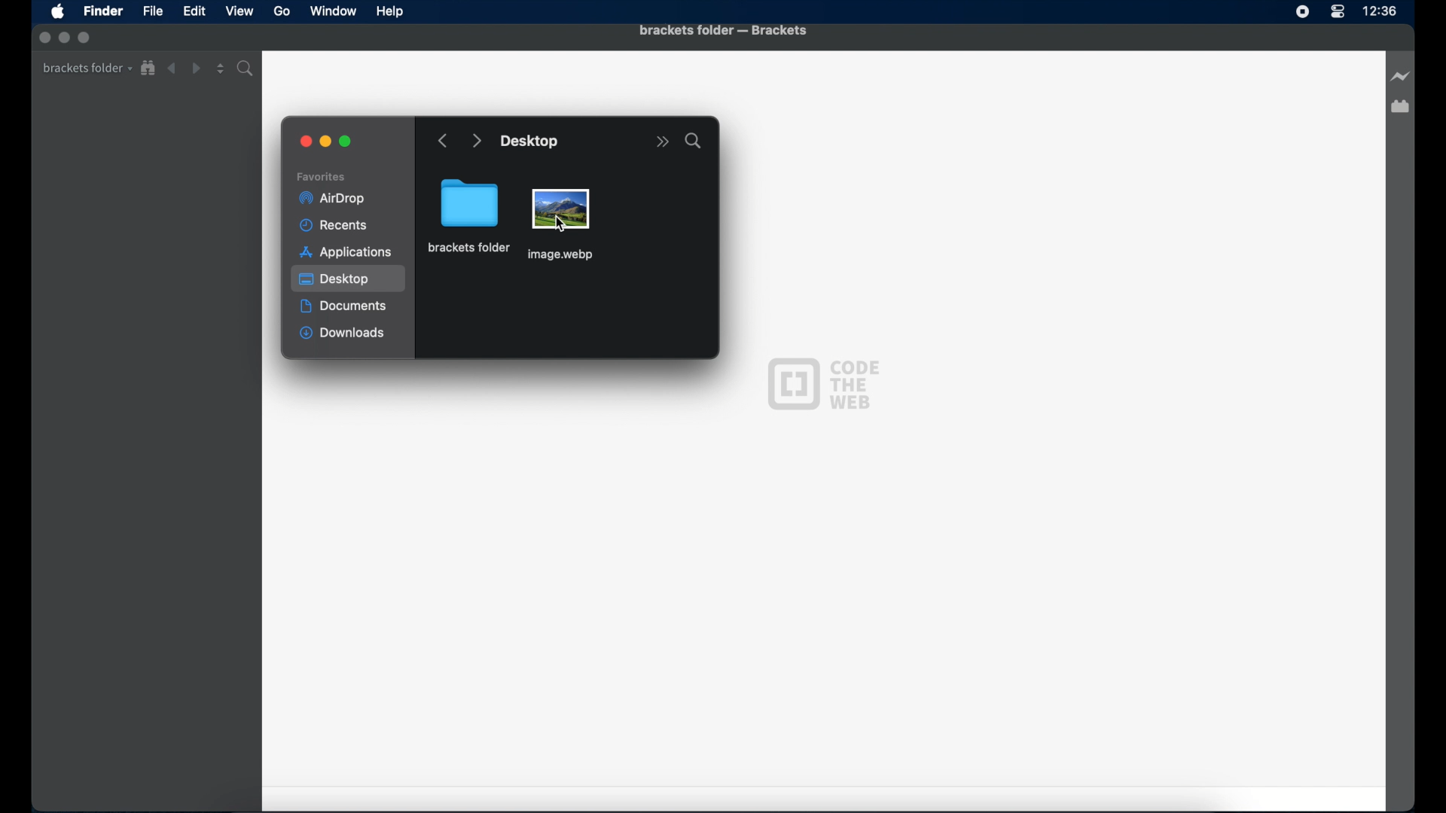 The height and width of the screenshot is (813, 1446). What do you see at coordinates (346, 252) in the screenshot?
I see `applications` at bounding box center [346, 252].